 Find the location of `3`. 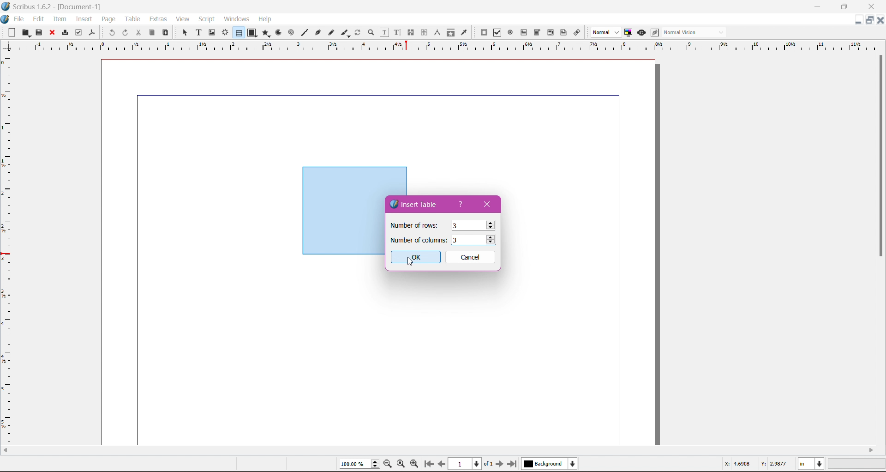

3 is located at coordinates (454, 226).